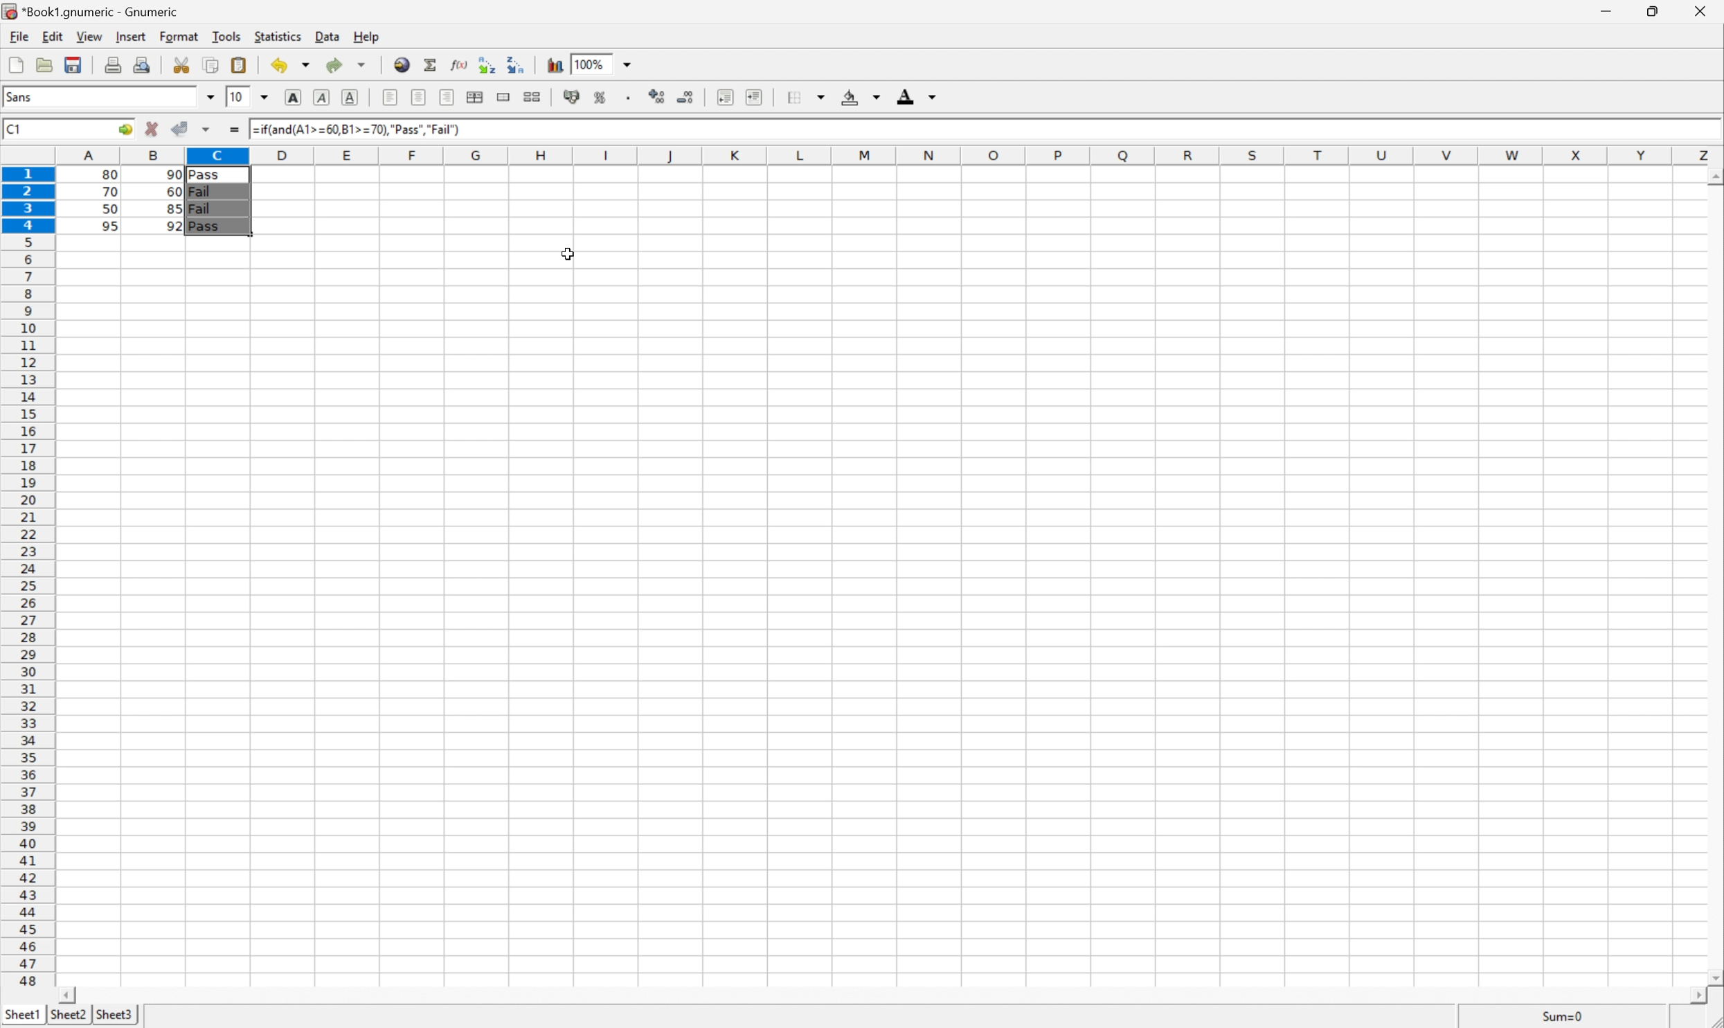 The image size is (1724, 1028). What do you see at coordinates (114, 172) in the screenshot?
I see `80` at bounding box center [114, 172].